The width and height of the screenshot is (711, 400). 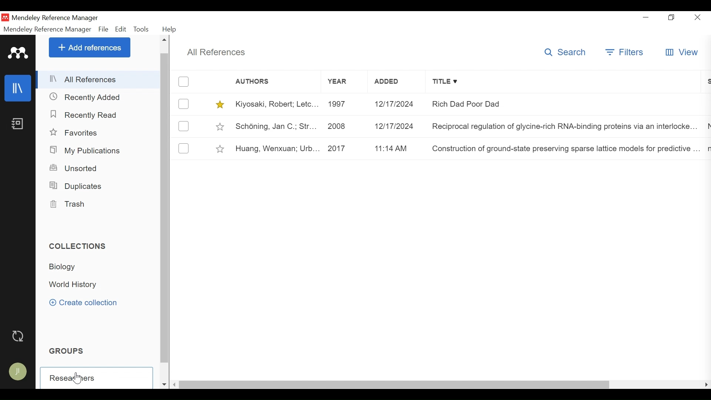 What do you see at coordinates (646, 16) in the screenshot?
I see `minimize` at bounding box center [646, 16].